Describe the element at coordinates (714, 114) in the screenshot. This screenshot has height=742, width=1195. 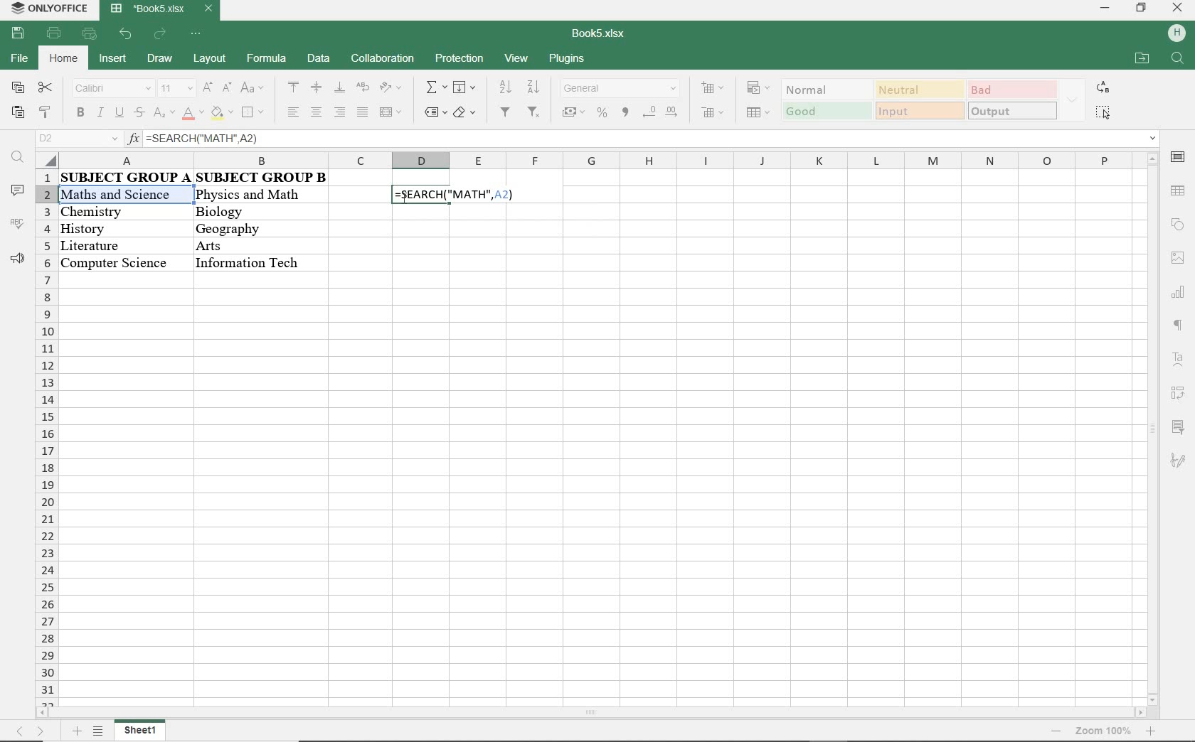
I see `delete cells` at that location.